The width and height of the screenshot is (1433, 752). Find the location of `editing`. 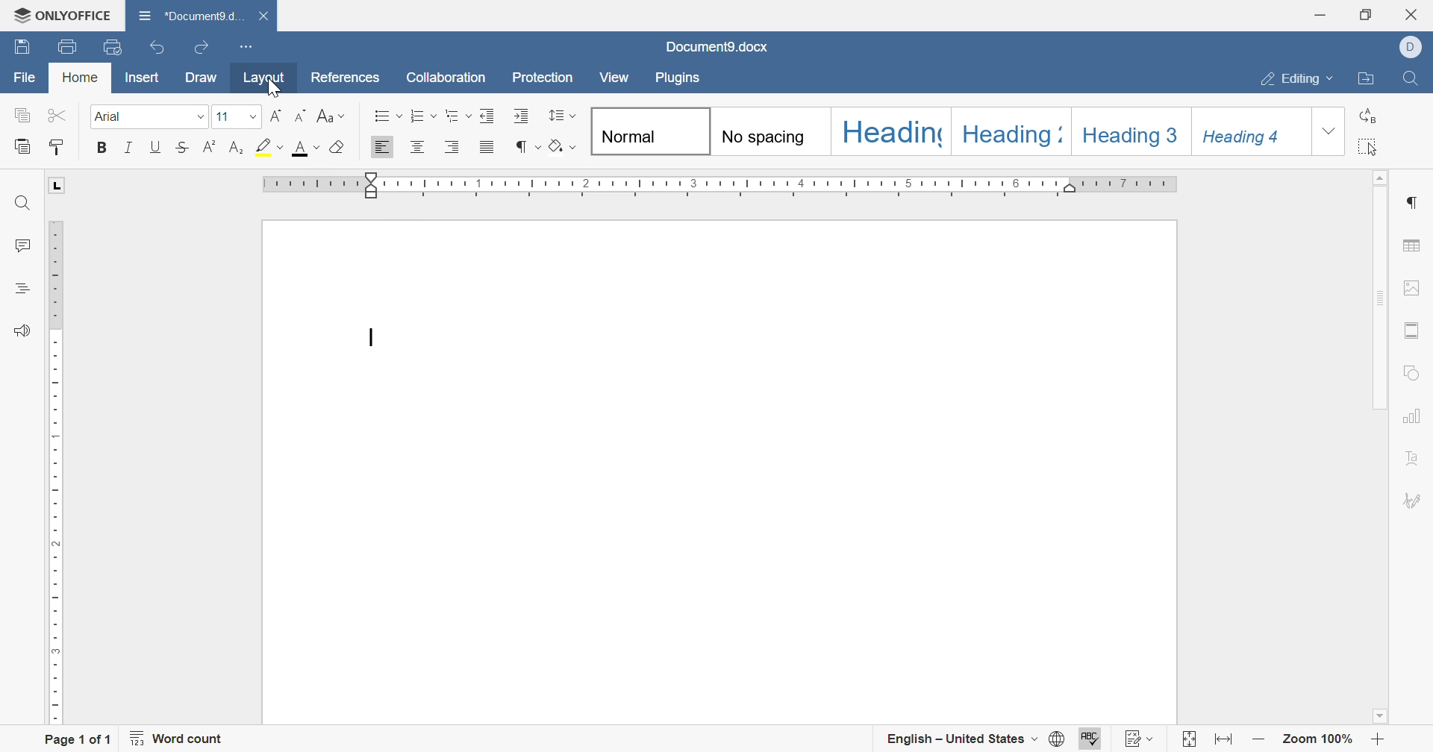

editing is located at coordinates (1293, 81).